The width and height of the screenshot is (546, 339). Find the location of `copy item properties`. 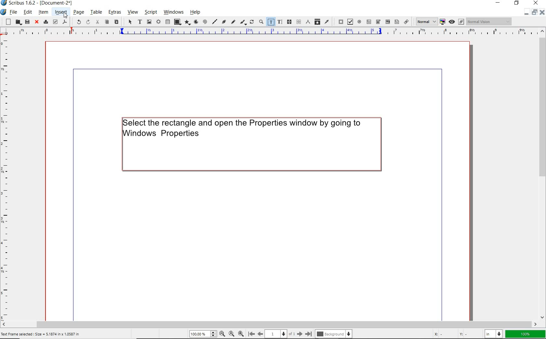

copy item properties is located at coordinates (317, 21).